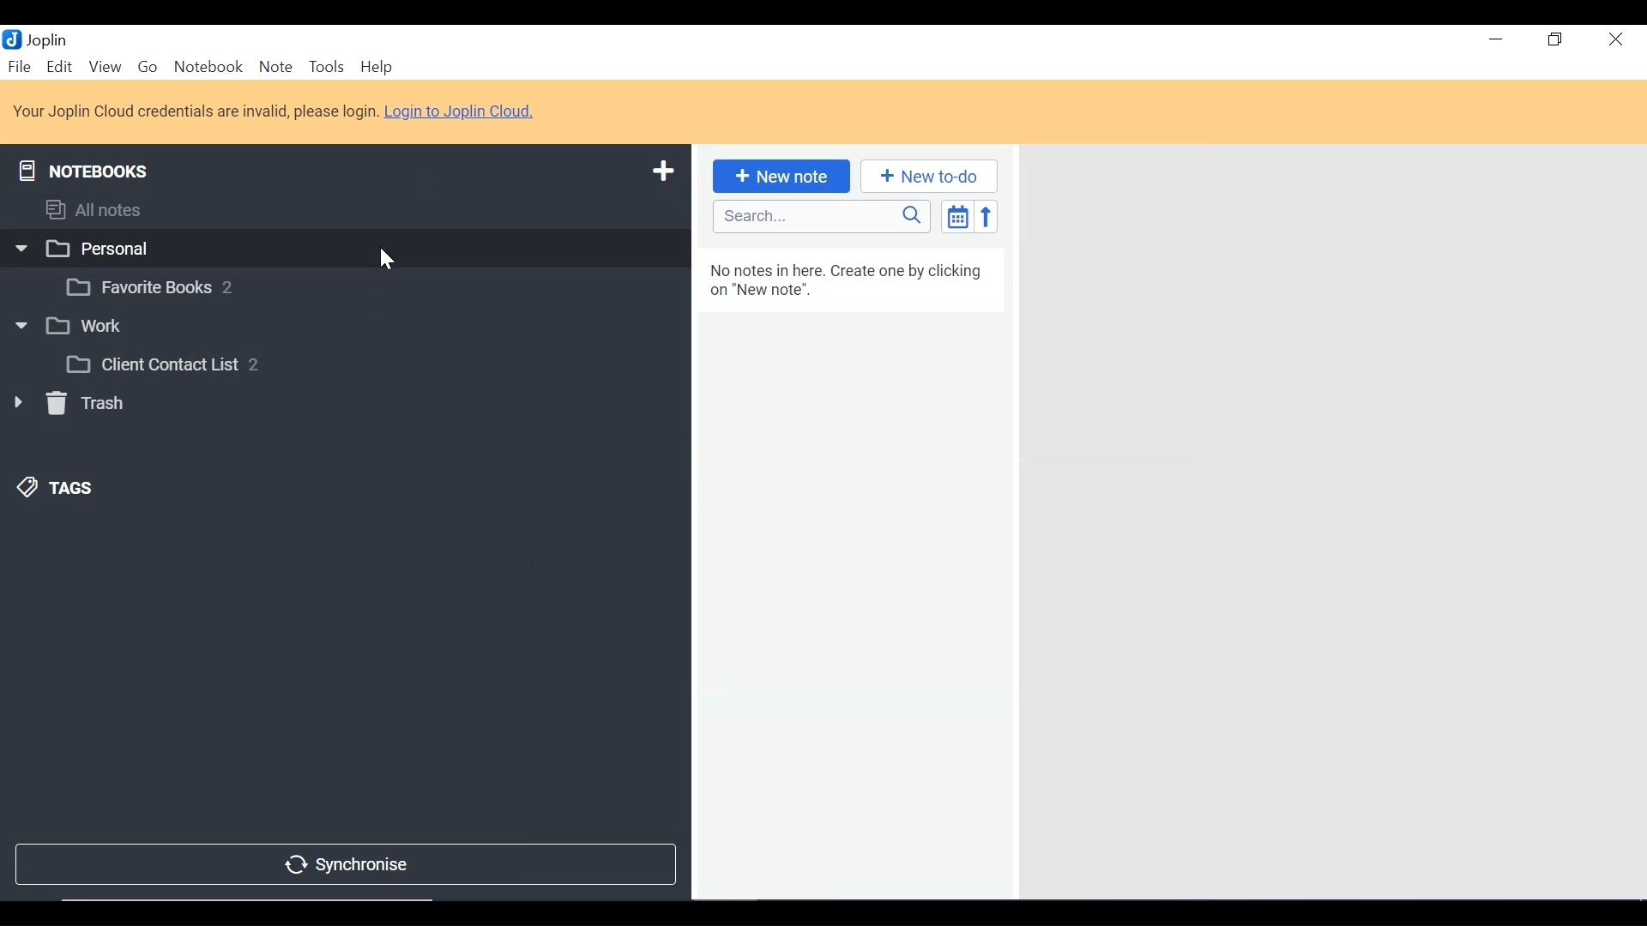 This screenshot has height=926, width=1647. Describe the element at coordinates (342, 866) in the screenshot. I see `Synchronise` at that location.